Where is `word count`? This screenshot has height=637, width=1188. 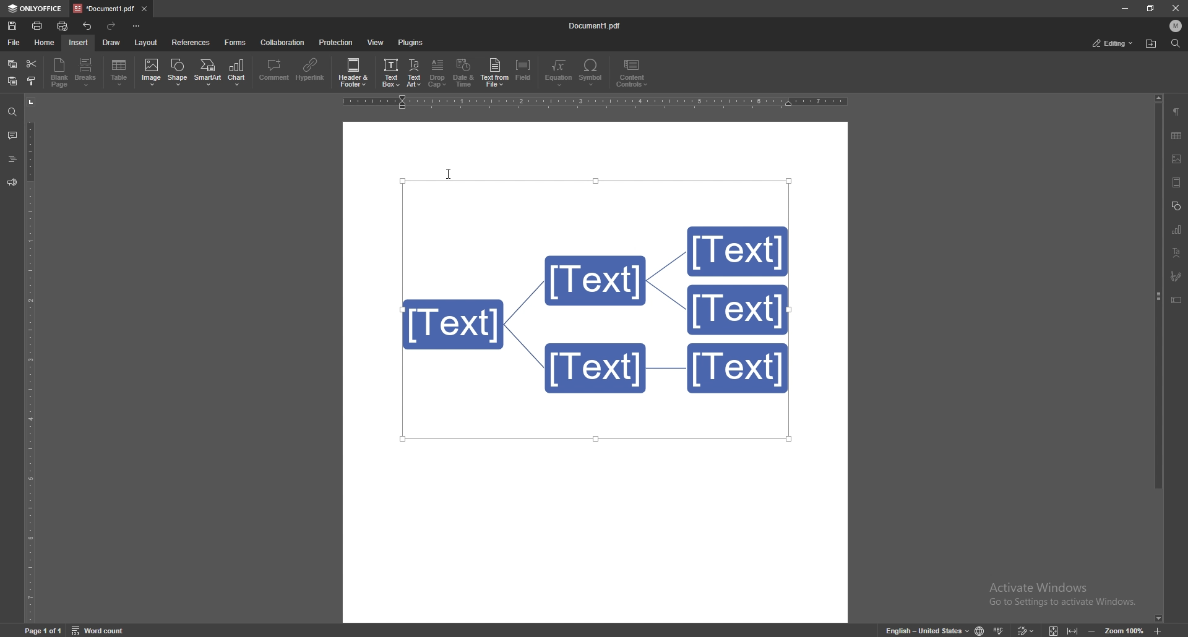
word count is located at coordinates (100, 629).